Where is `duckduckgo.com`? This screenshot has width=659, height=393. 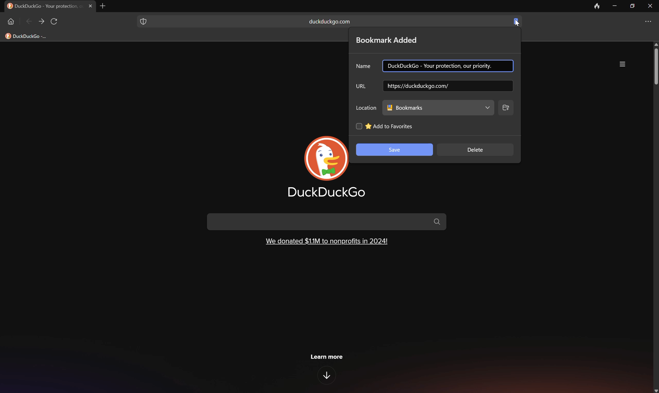 duckduckgo.com is located at coordinates (330, 22).